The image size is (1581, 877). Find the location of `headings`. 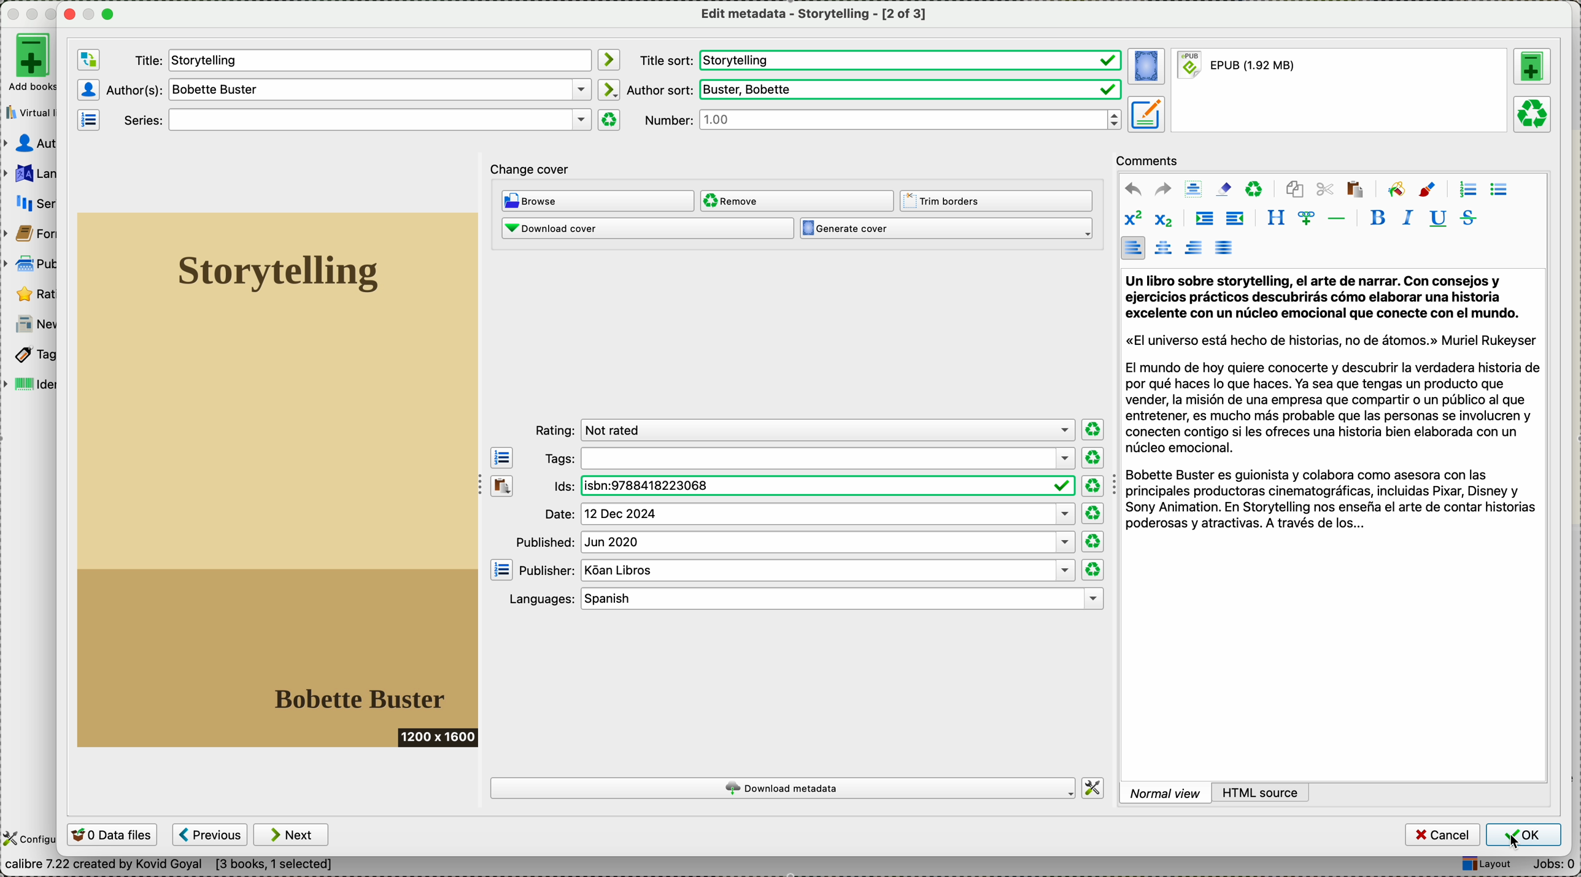

headings is located at coordinates (1277, 218).